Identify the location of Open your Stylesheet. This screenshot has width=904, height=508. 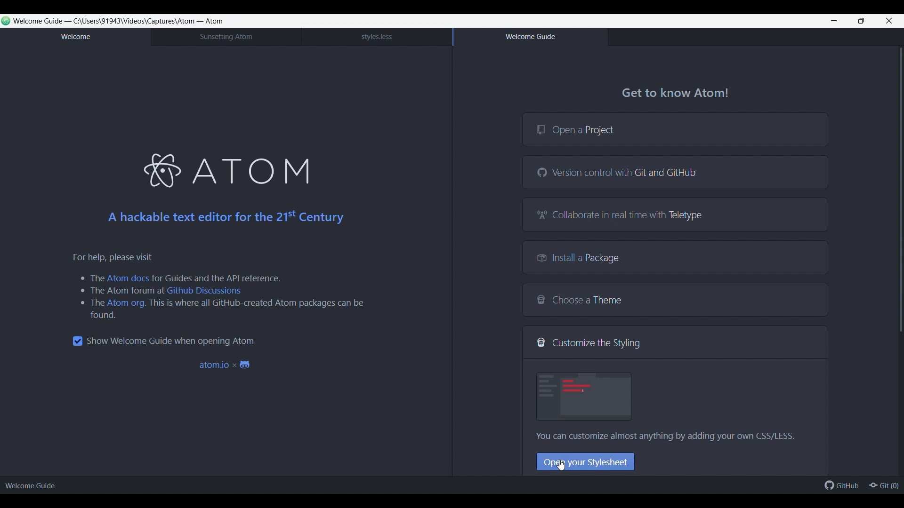
(586, 461).